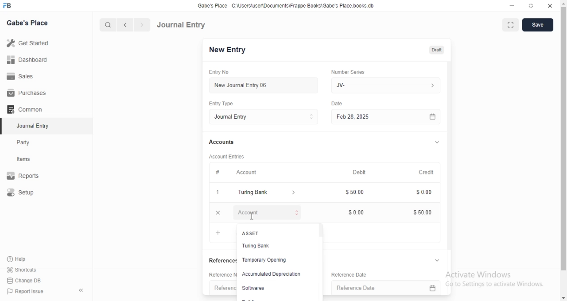 The height and width of the screenshot is (301, 567). What do you see at coordinates (29, 127) in the screenshot?
I see `Journal Entry` at bounding box center [29, 127].